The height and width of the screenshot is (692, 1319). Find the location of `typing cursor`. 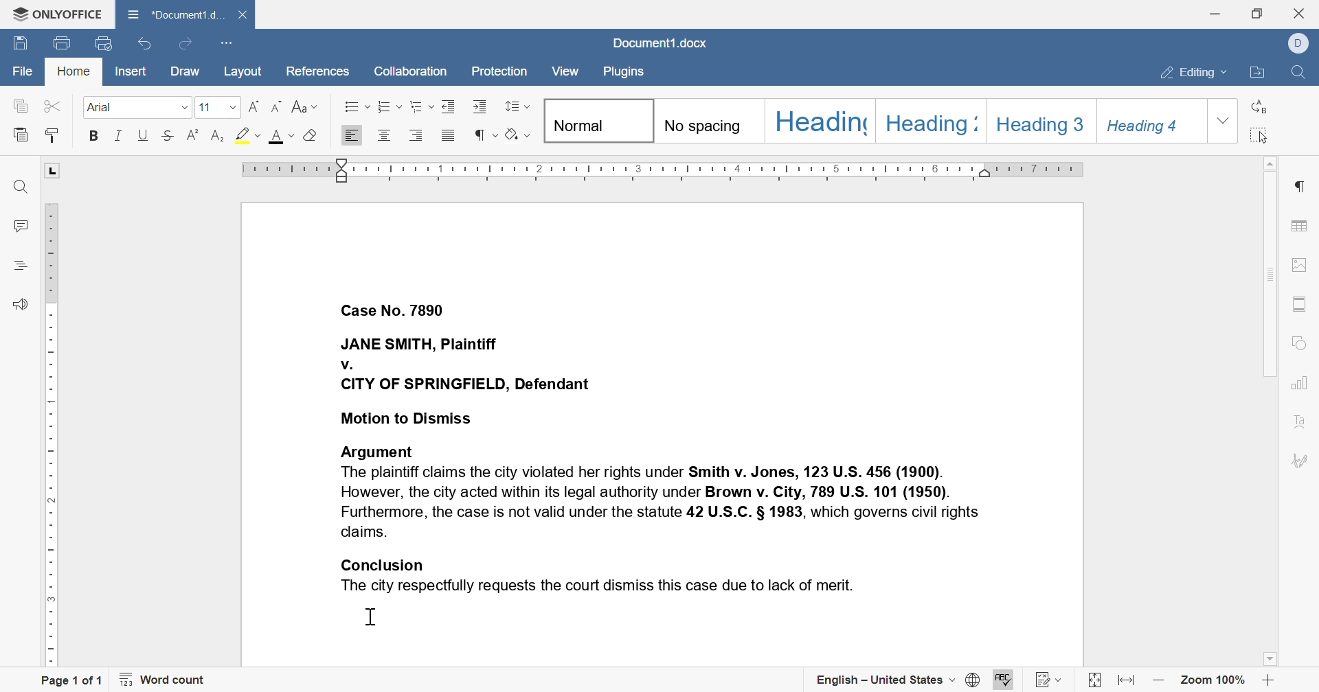

typing cursor is located at coordinates (341, 619).